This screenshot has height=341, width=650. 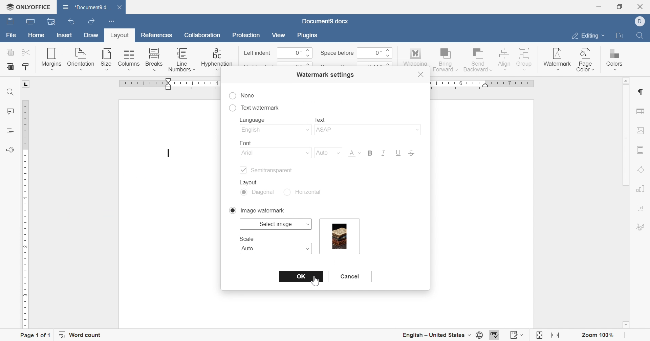 What do you see at coordinates (613, 57) in the screenshot?
I see `colors` at bounding box center [613, 57].